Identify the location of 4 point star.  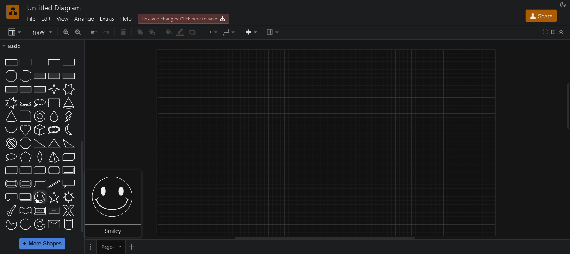
(54, 89).